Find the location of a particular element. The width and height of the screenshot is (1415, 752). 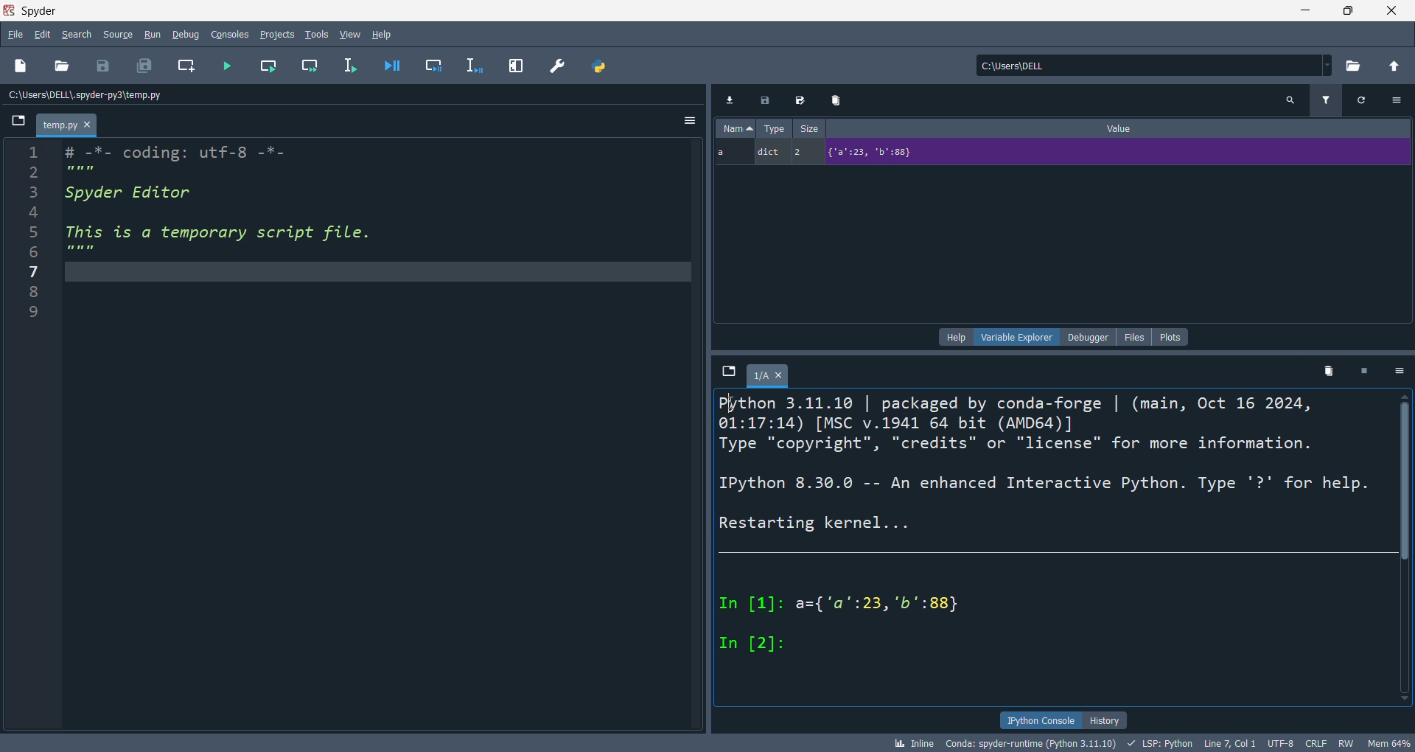

new file is located at coordinates (21, 64).